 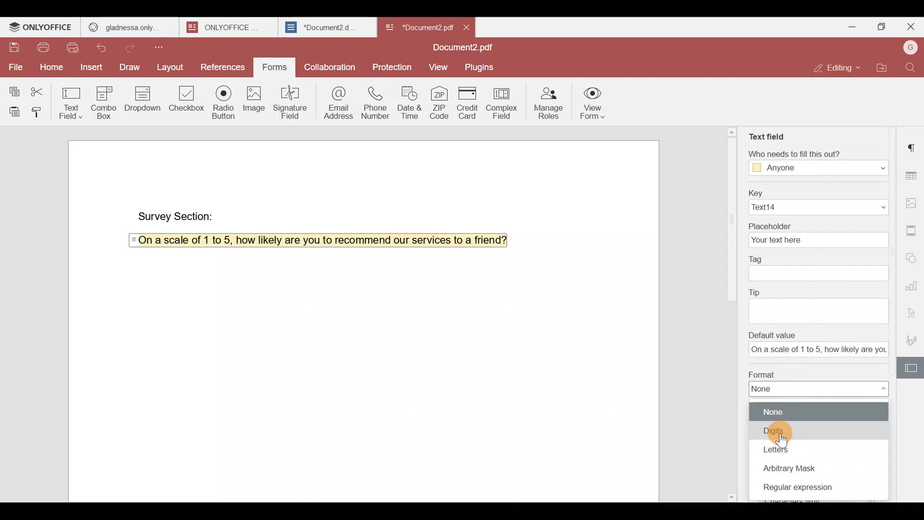 What do you see at coordinates (393, 66) in the screenshot?
I see `Protection` at bounding box center [393, 66].